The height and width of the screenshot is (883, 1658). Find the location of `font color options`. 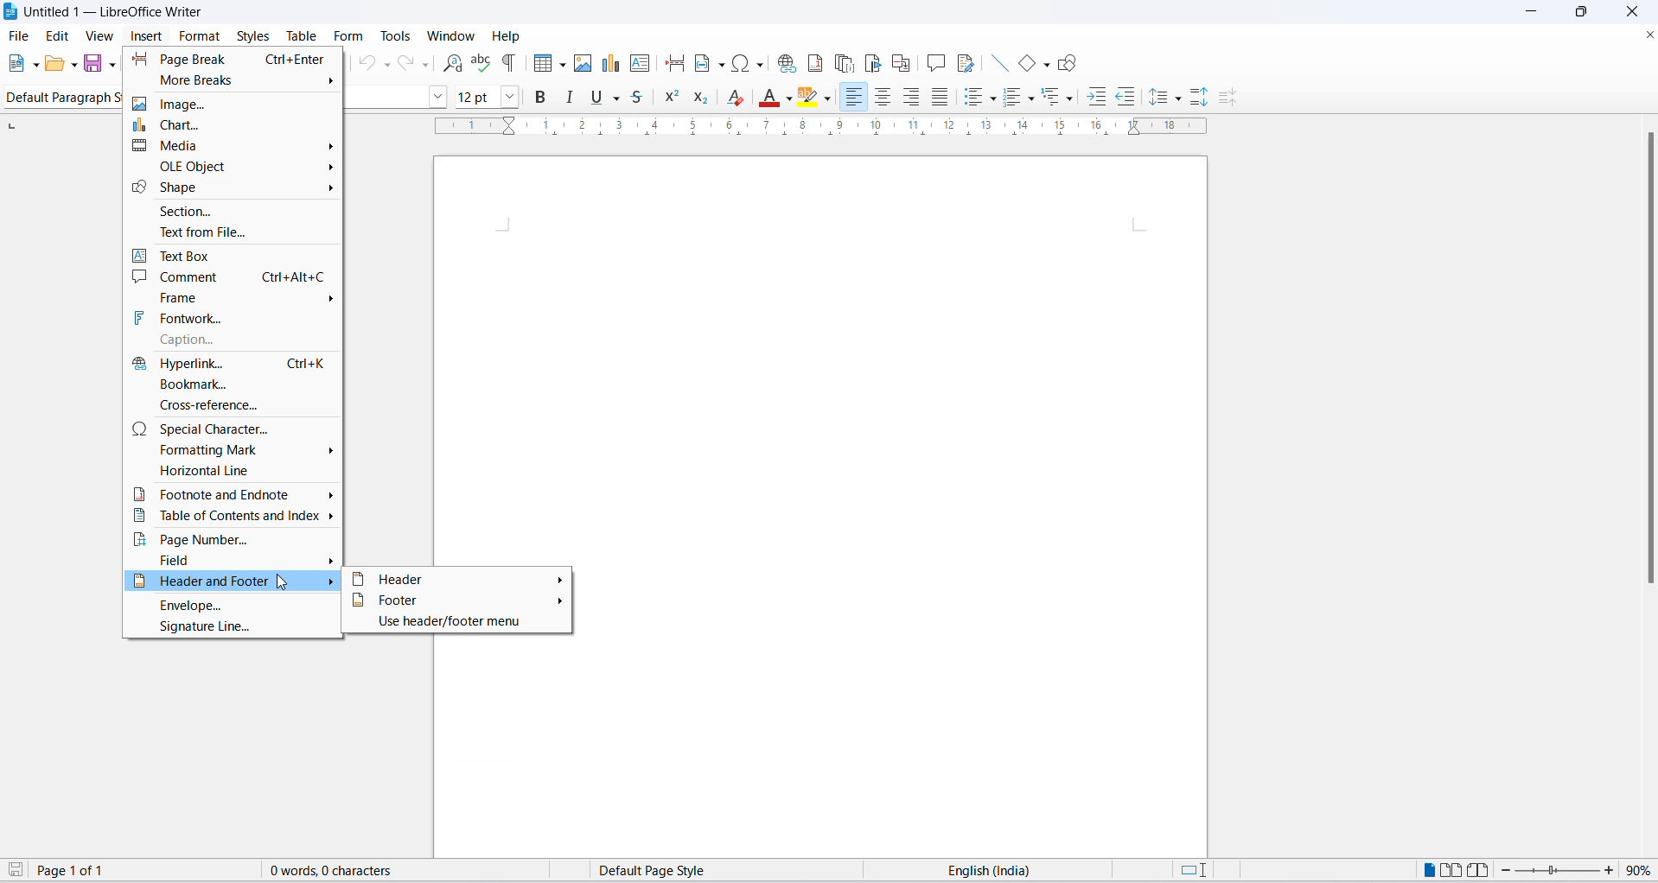

font color options is located at coordinates (788, 97).